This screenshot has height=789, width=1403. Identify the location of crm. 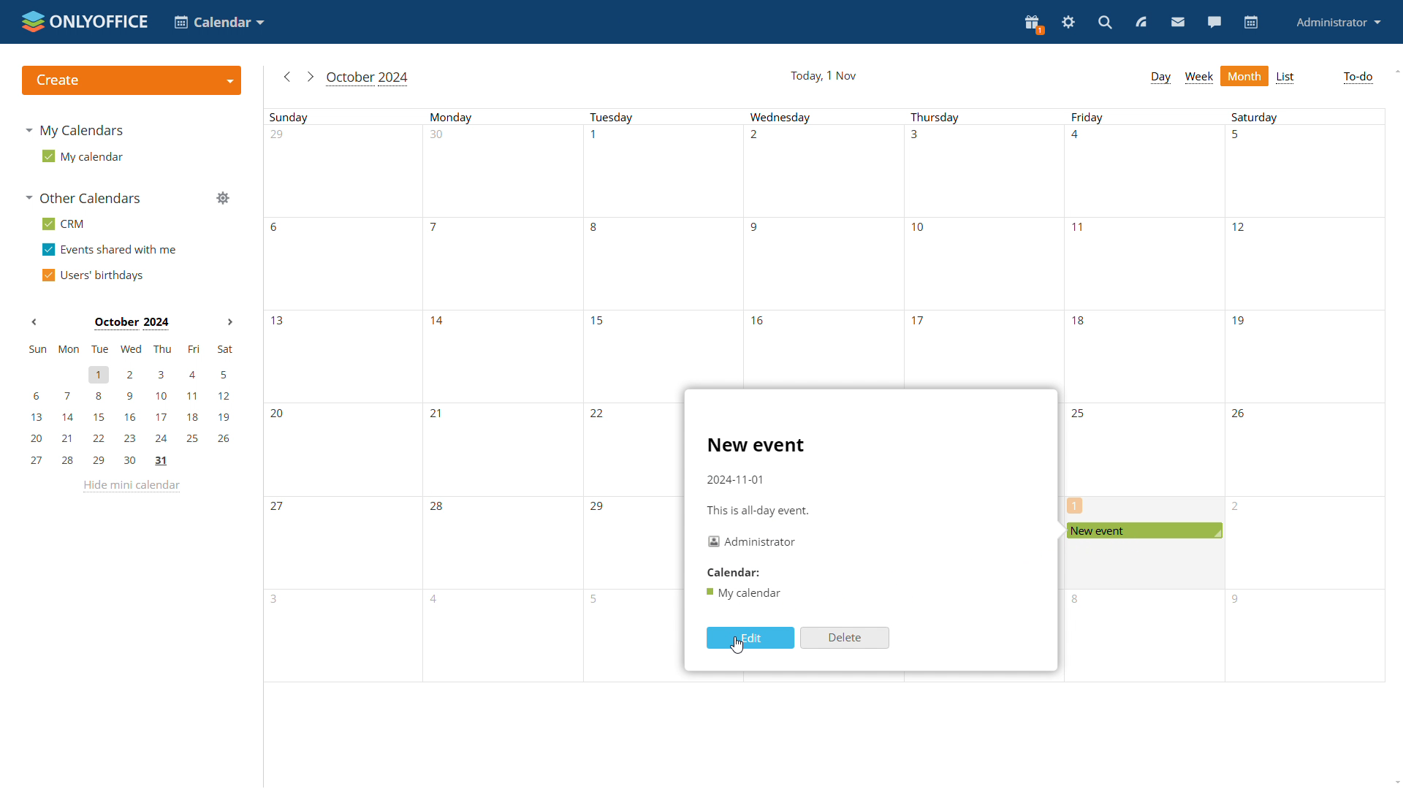
(64, 224).